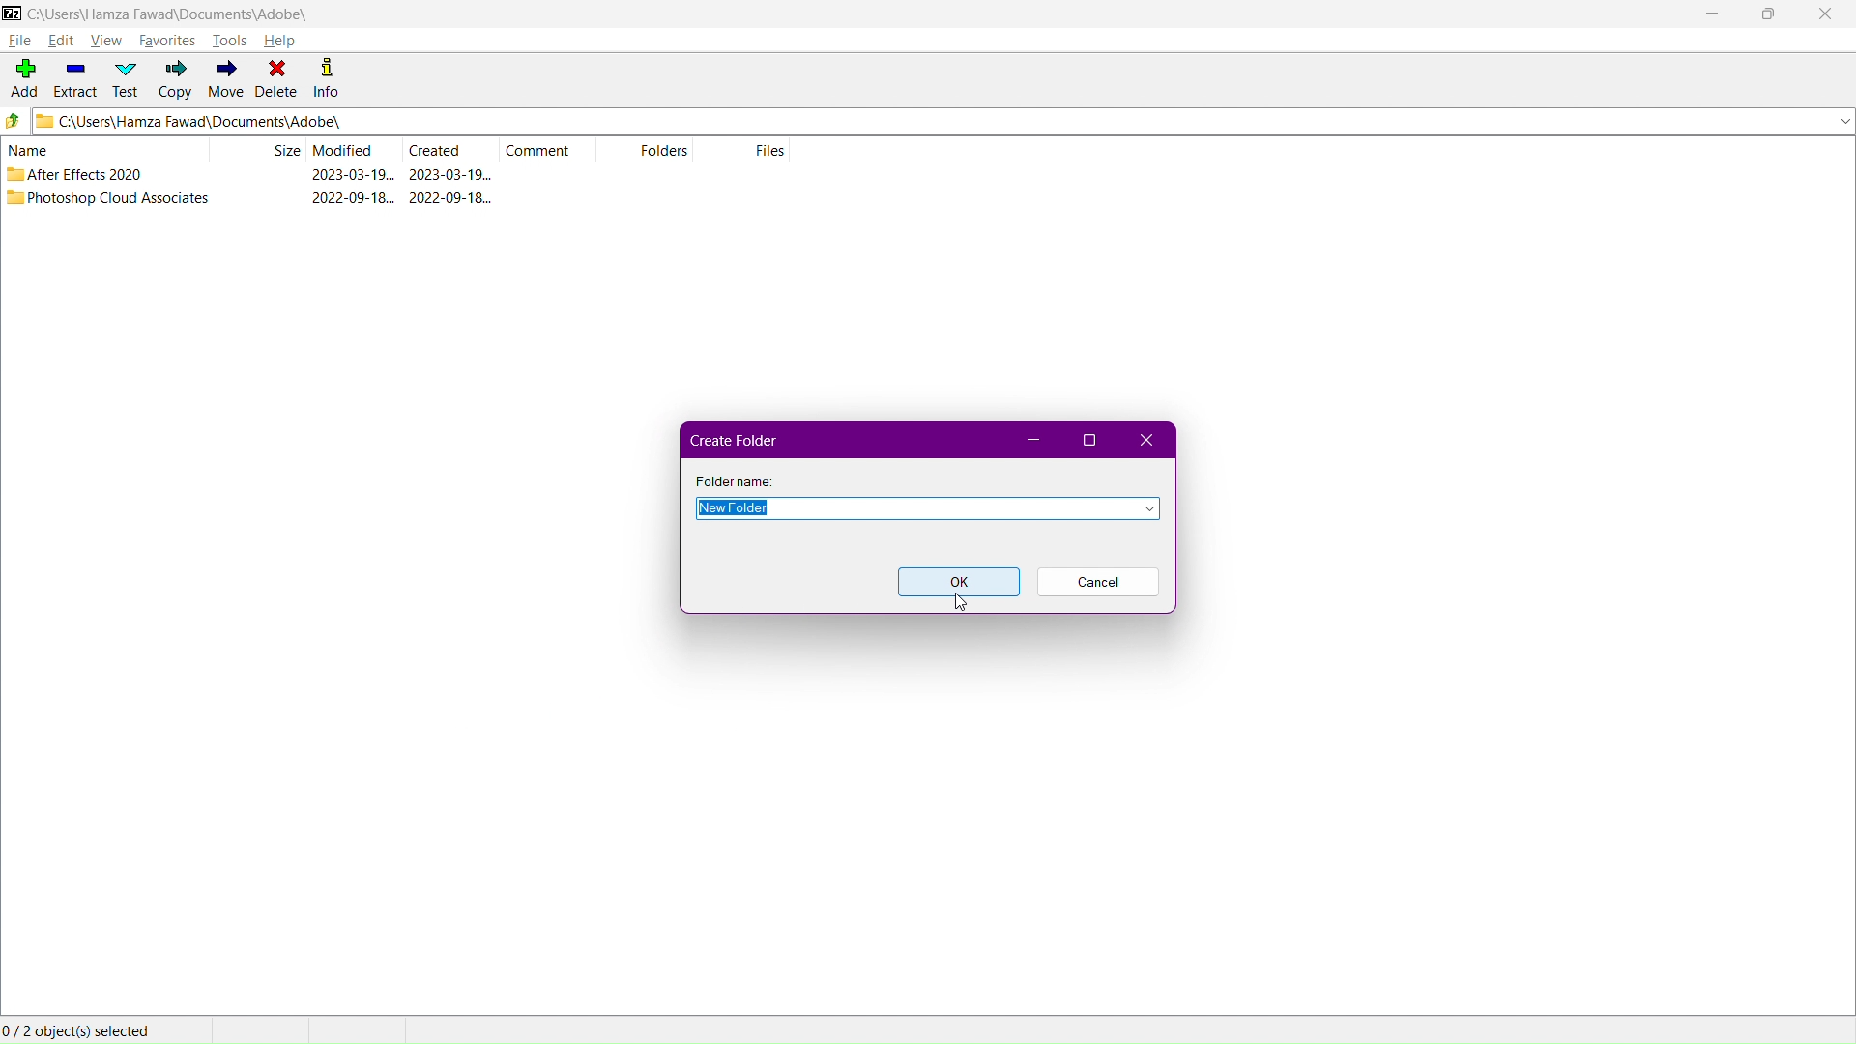 This screenshot has height=1044, width=1856. What do you see at coordinates (960, 602) in the screenshot?
I see `cursor` at bounding box center [960, 602].